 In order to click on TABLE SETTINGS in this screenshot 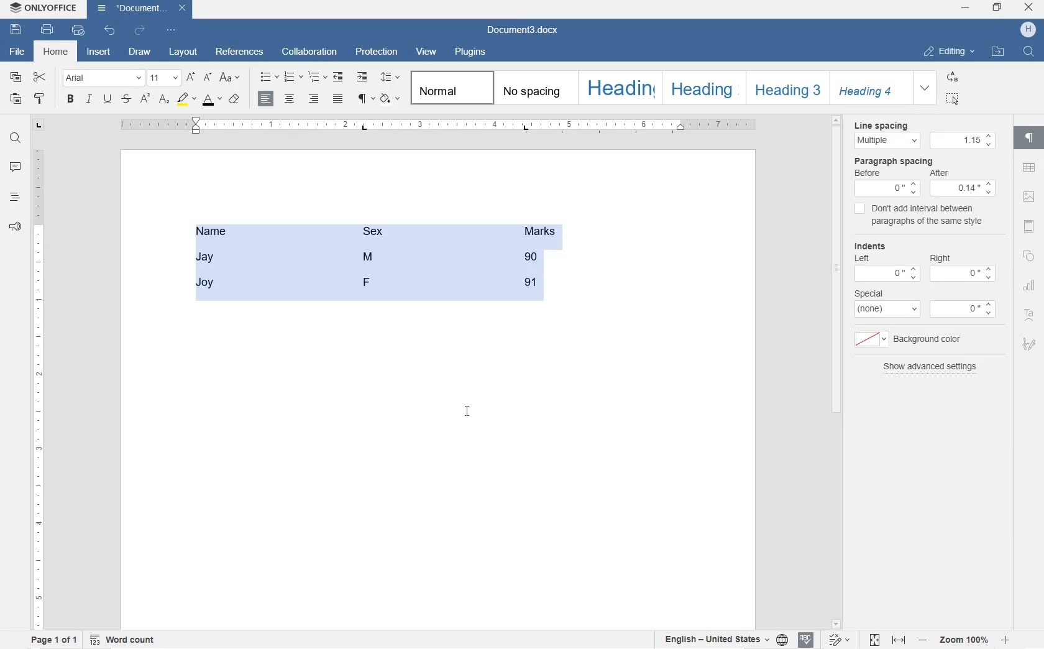, I will do `click(1029, 167)`.